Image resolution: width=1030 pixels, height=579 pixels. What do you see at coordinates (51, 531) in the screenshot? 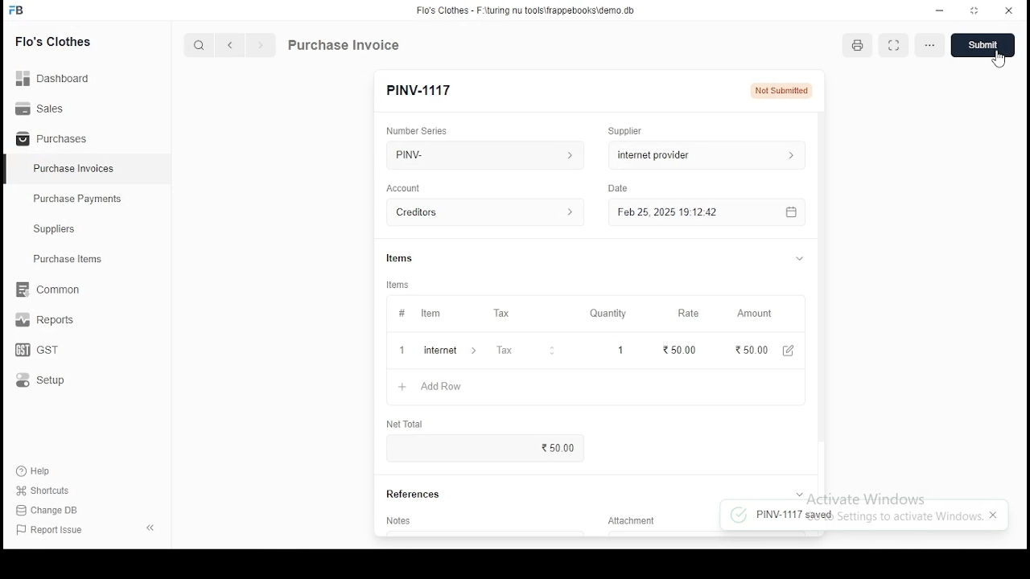
I see `report issue` at bounding box center [51, 531].